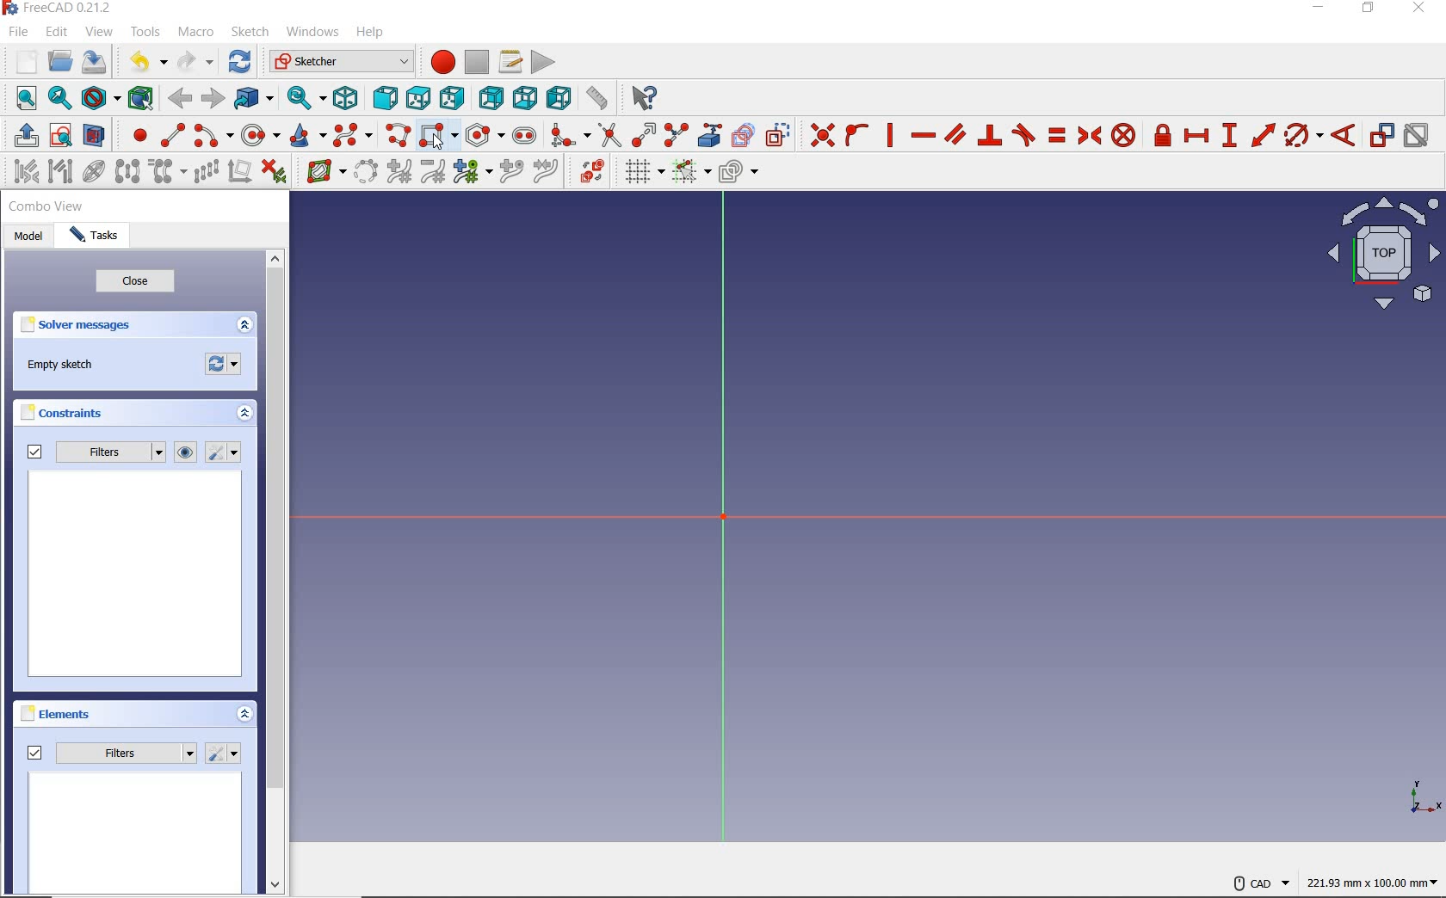 This screenshot has height=898, width=1446. I want to click on split edge, so click(676, 136).